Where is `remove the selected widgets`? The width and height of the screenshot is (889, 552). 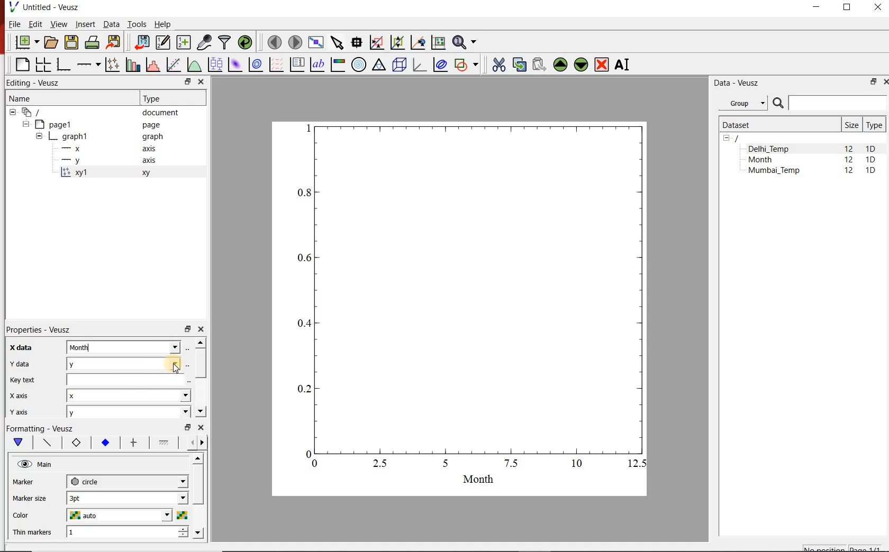
remove the selected widgets is located at coordinates (602, 65).